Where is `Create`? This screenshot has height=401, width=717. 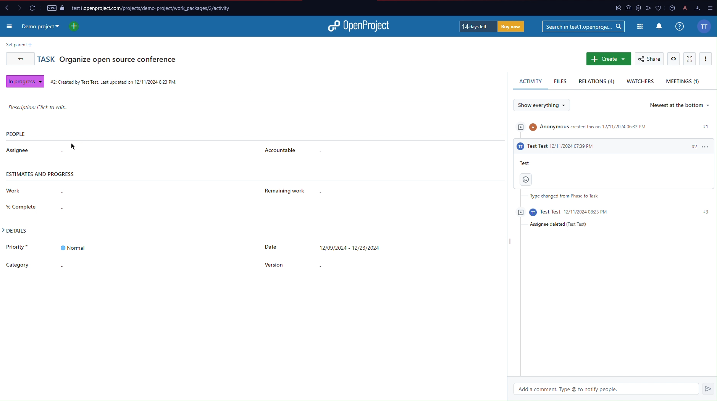
Create is located at coordinates (607, 59).